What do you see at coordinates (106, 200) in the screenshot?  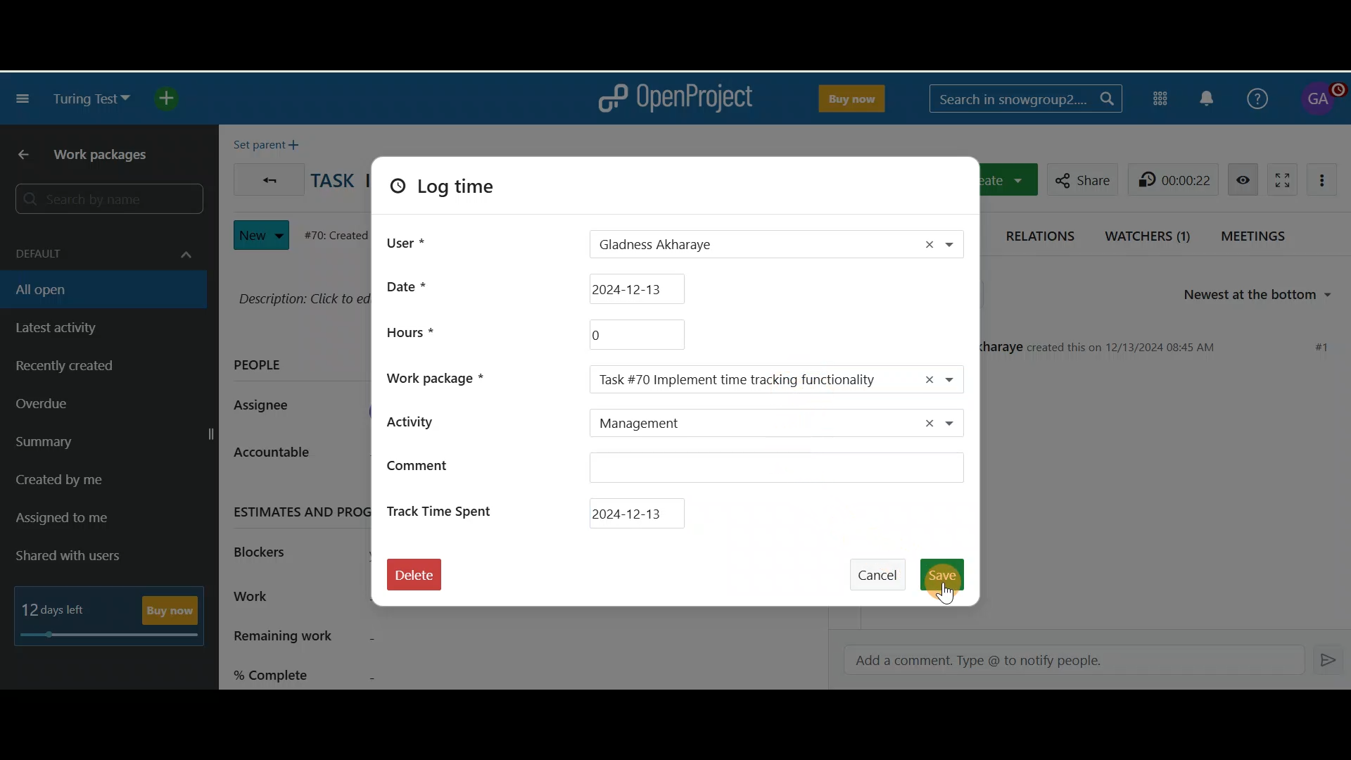 I see `Search by name` at bounding box center [106, 200].